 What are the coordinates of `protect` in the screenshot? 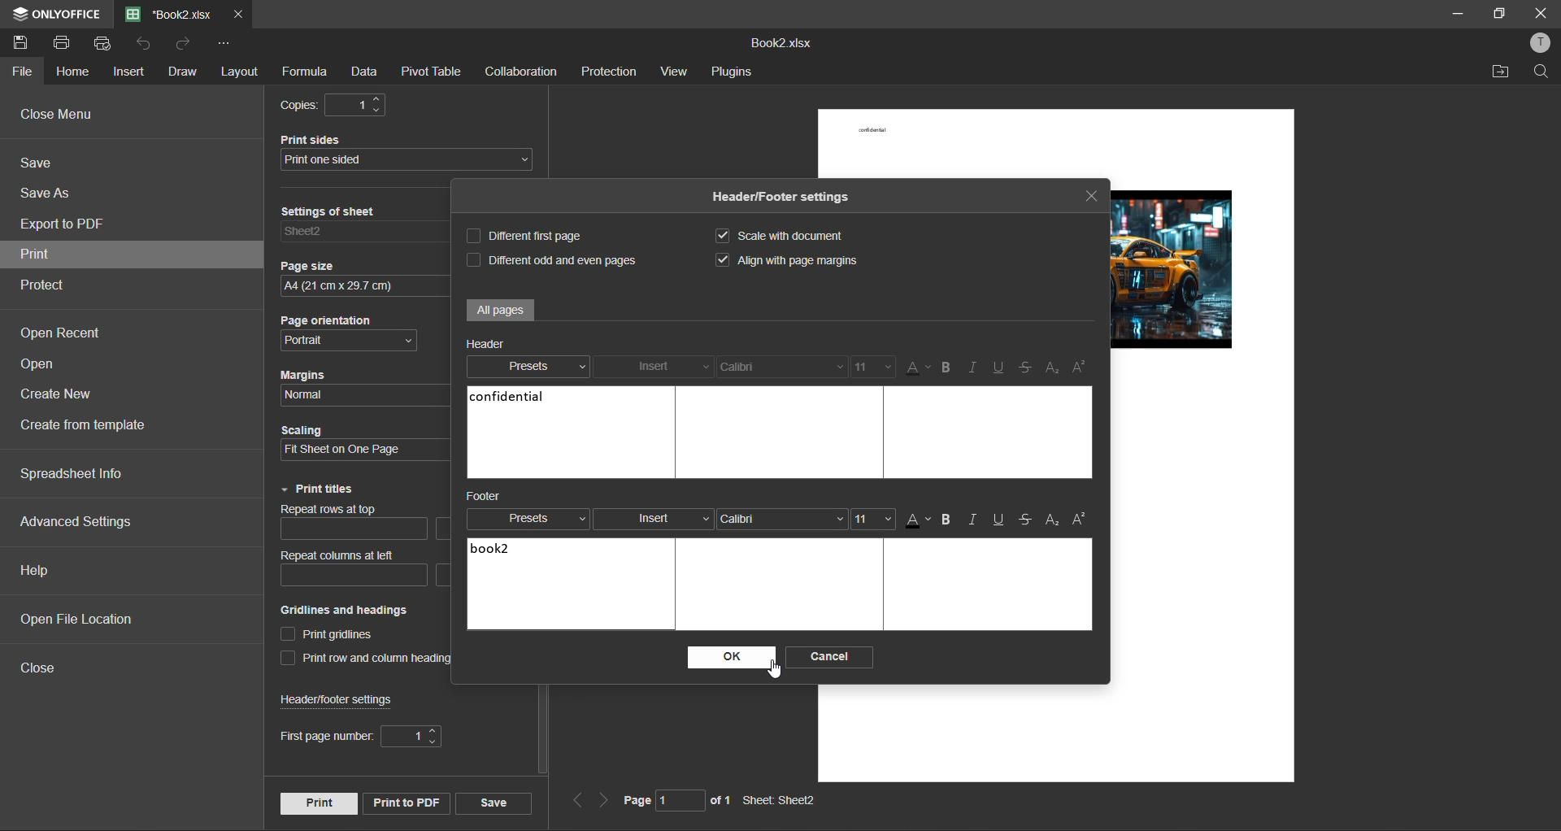 It's located at (47, 286).